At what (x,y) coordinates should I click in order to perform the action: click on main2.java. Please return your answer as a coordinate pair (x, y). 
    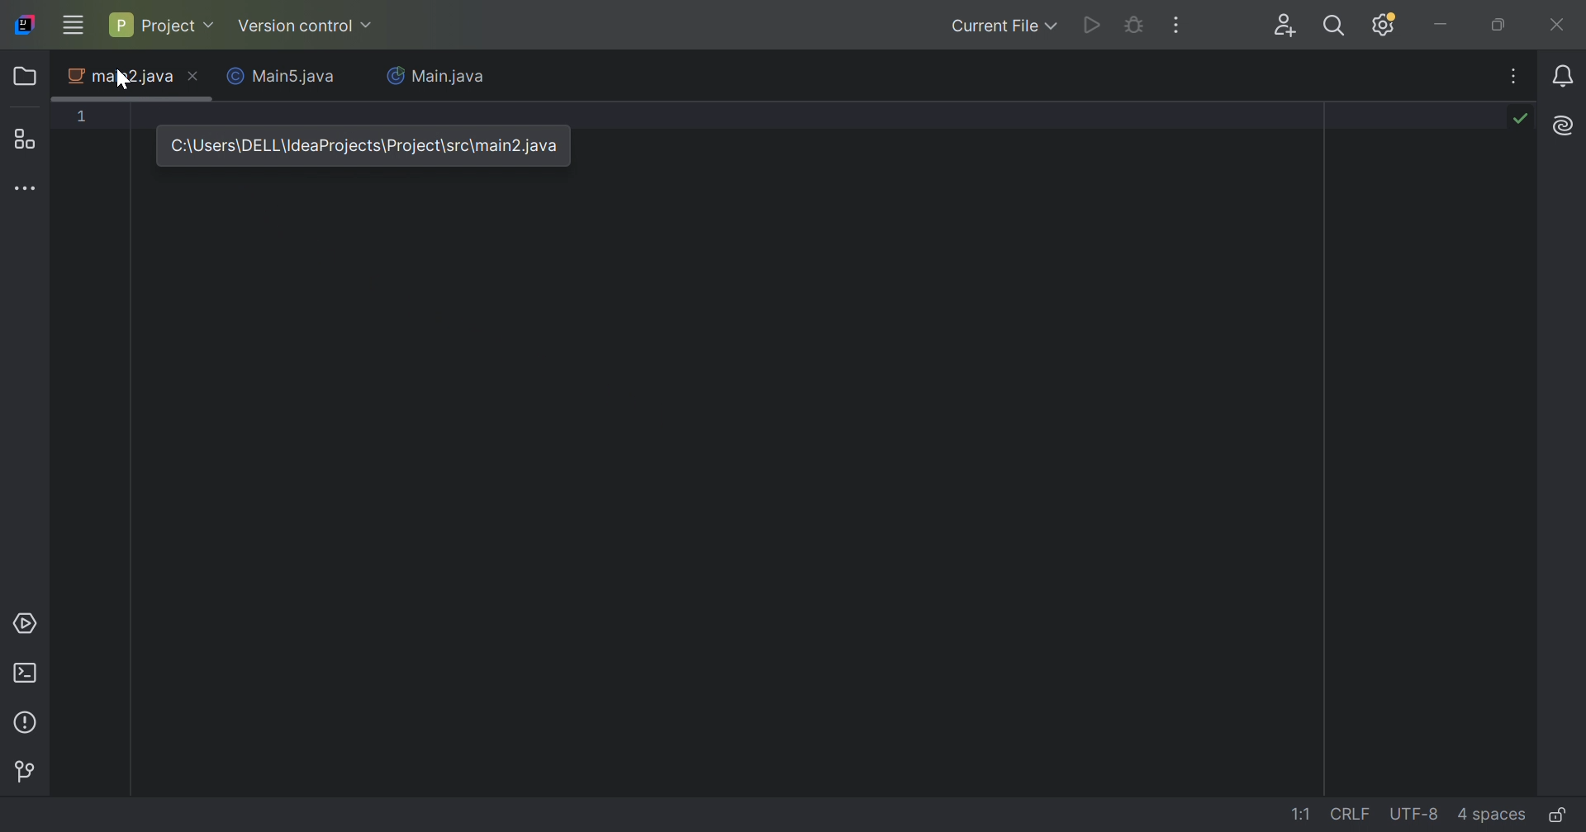
    Looking at the image, I should click on (119, 78).